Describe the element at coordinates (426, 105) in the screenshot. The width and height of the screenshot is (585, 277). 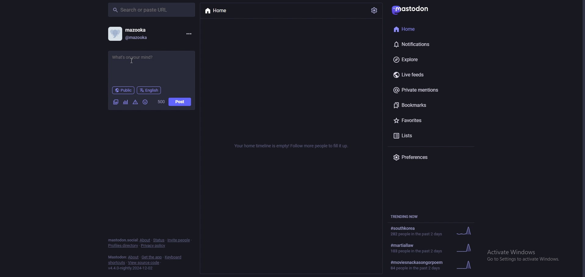
I see `bookmarks` at that location.